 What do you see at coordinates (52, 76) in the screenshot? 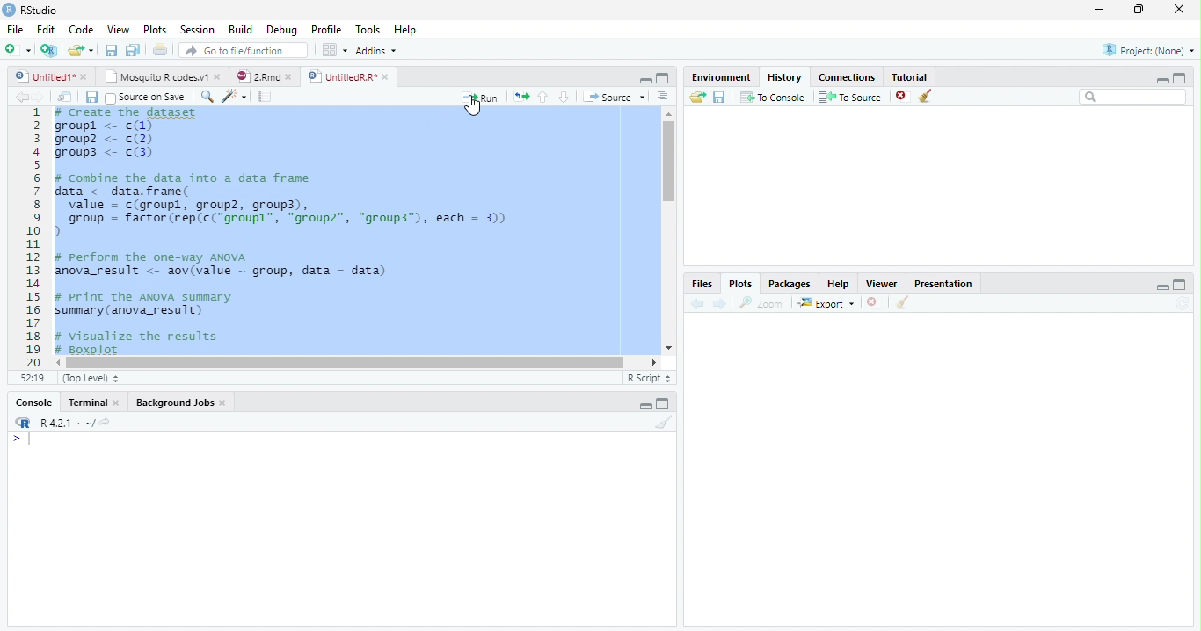
I see `Untitled` at bounding box center [52, 76].